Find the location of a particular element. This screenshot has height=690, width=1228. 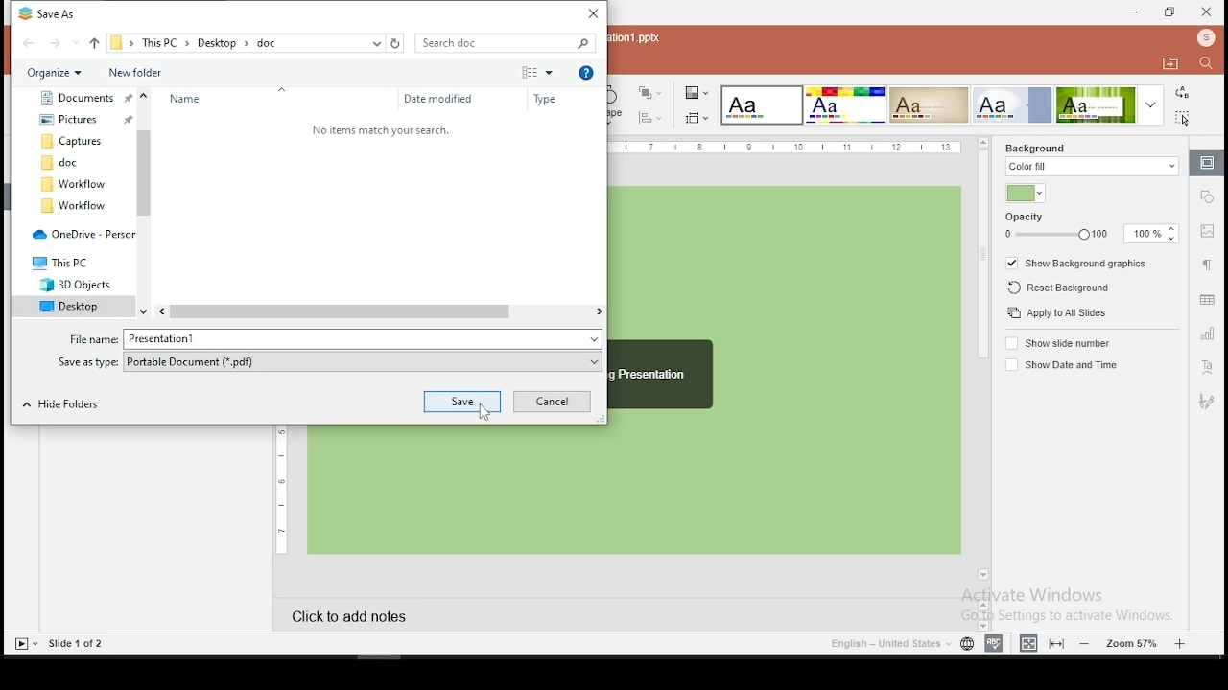

doc is located at coordinates (73, 163).